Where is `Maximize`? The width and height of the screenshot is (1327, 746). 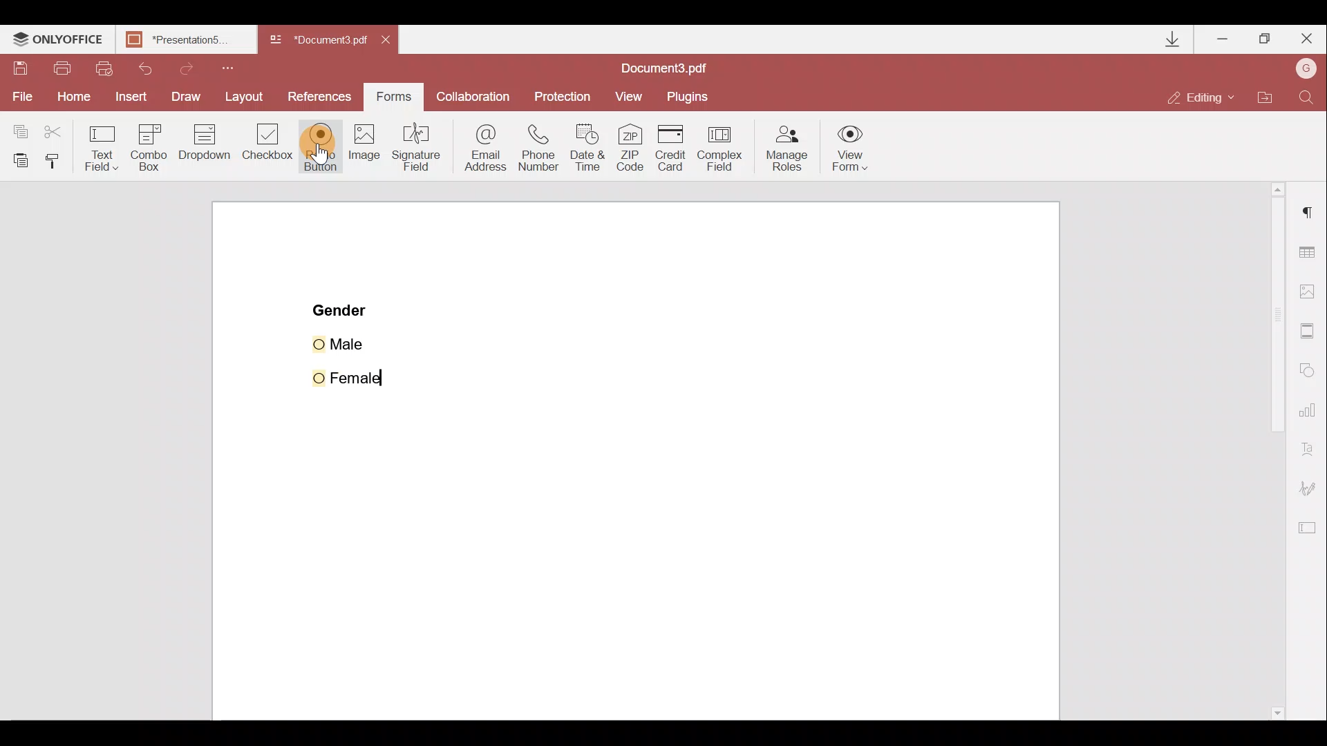
Maximize is located at coordinates (1266, 37).